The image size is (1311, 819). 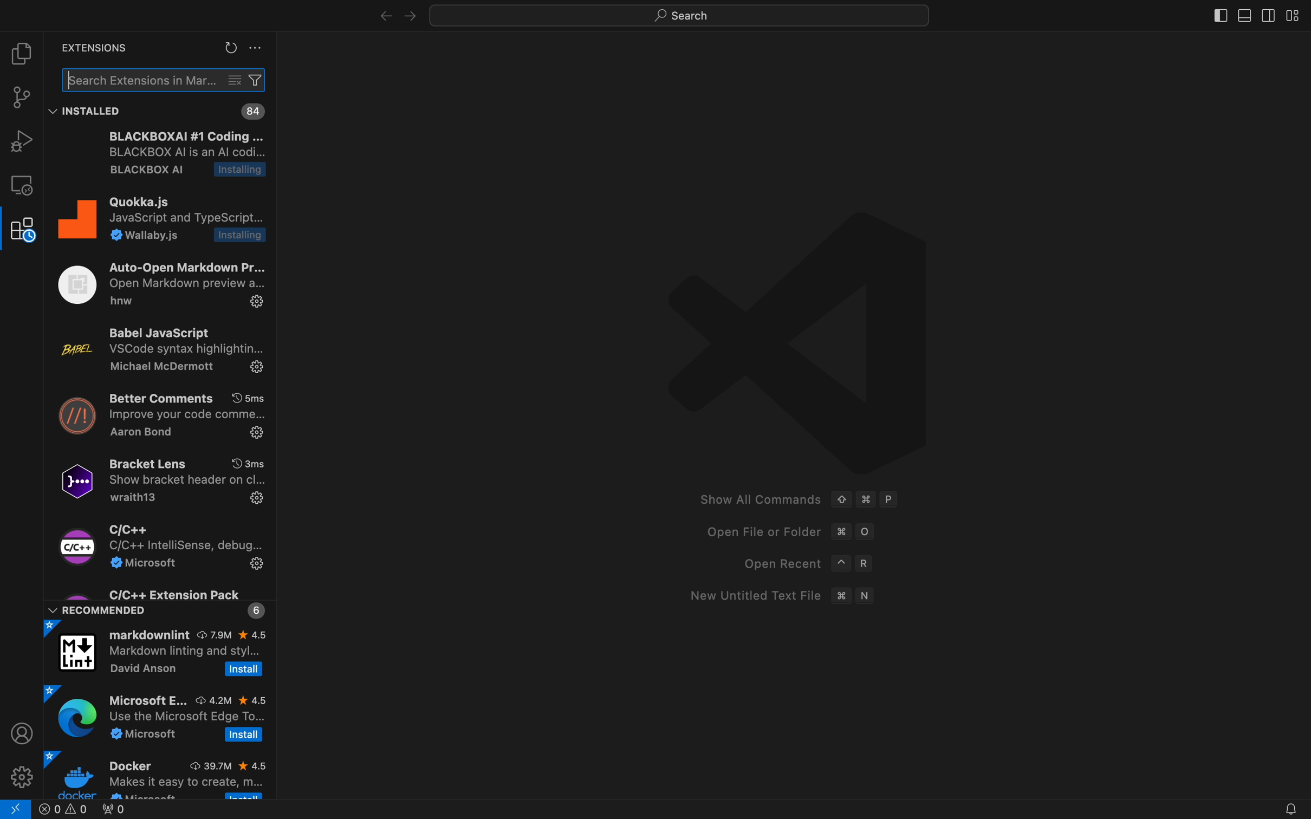 I want to click on layouts, so click(x=1294, y=15).